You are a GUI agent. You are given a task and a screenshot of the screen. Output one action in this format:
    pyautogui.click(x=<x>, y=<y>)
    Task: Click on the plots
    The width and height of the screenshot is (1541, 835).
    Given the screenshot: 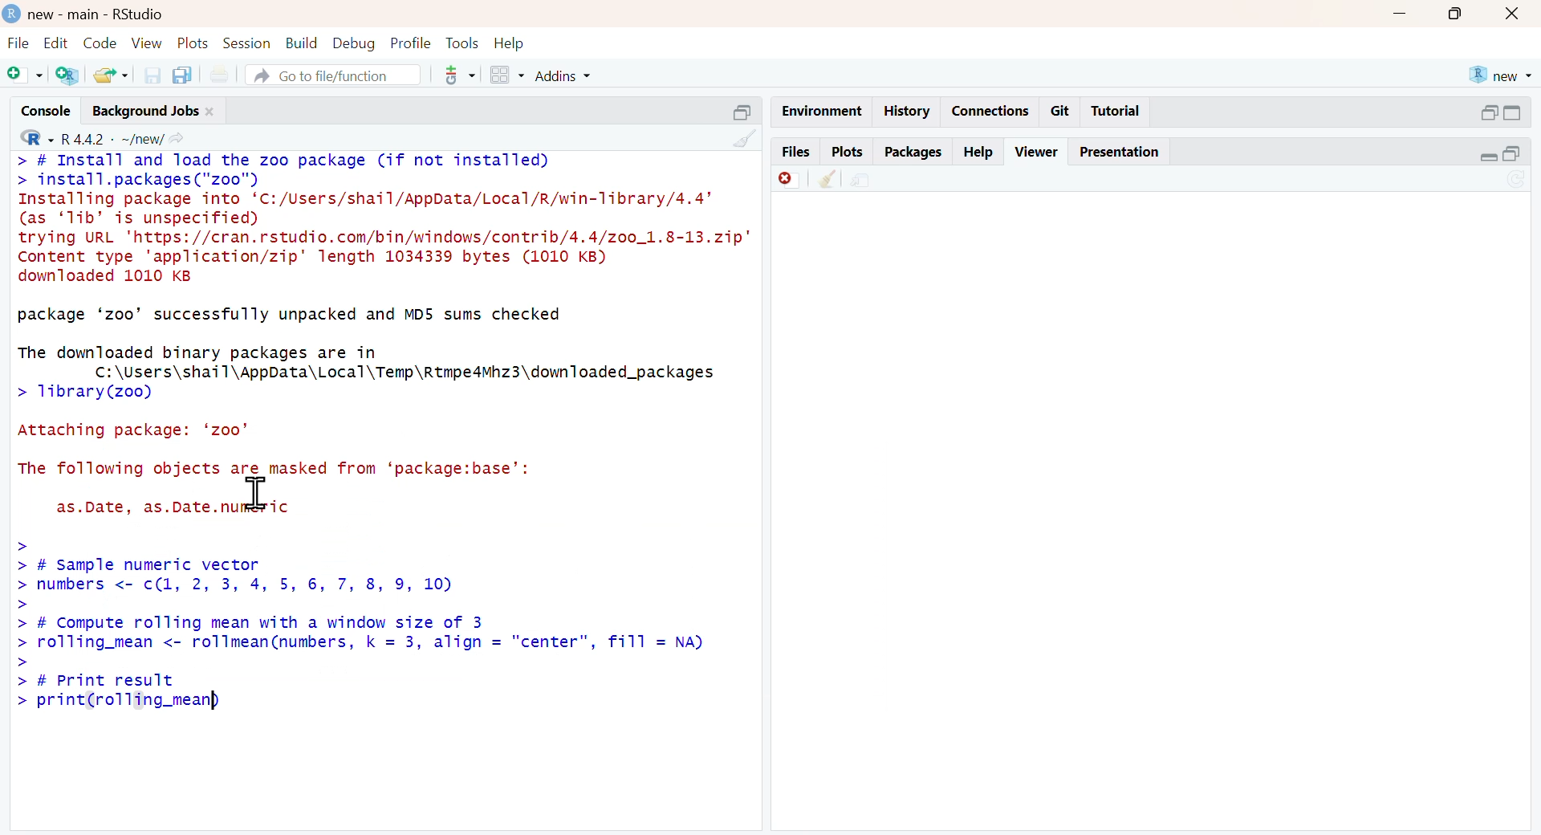 What is the action you would take?
    pyautogui.click(x=194, y=43)
    